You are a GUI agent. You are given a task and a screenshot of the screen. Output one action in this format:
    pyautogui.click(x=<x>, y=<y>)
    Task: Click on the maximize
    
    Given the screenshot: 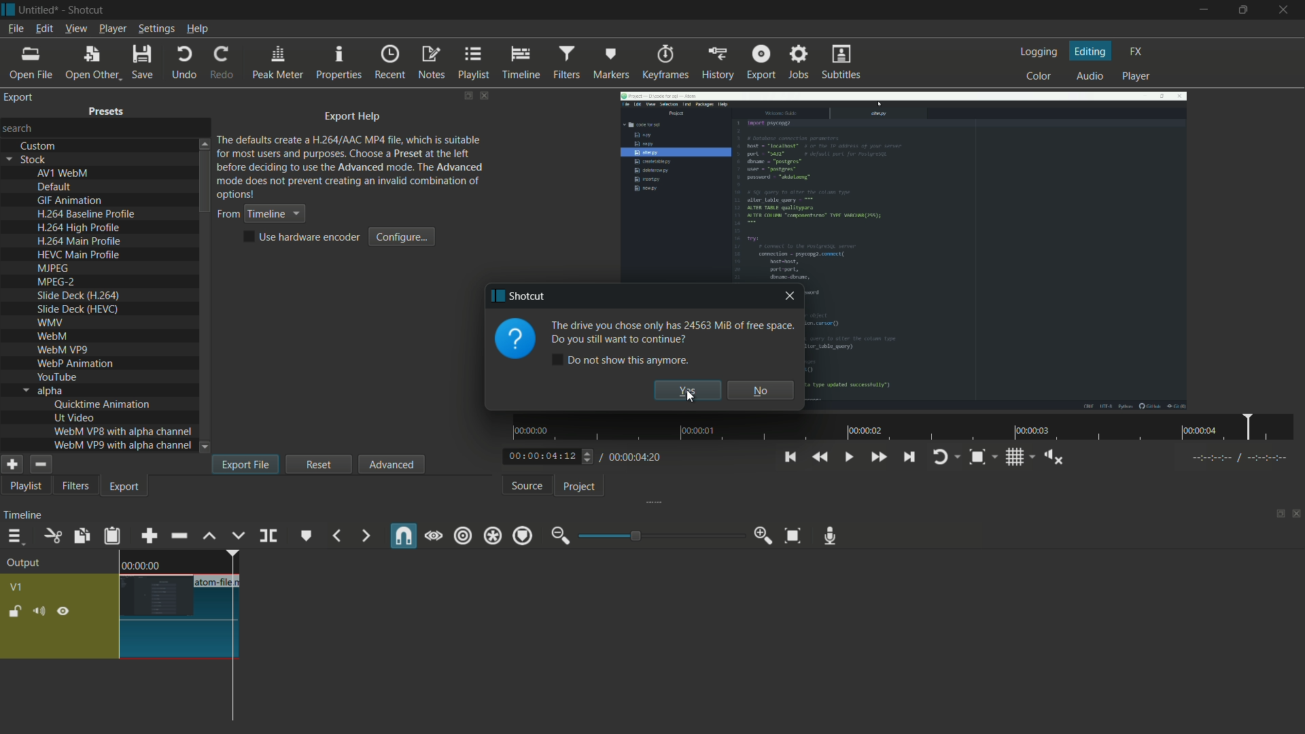 What is the action you would take?
    pyautogui.click(x=1245, y=10)
    